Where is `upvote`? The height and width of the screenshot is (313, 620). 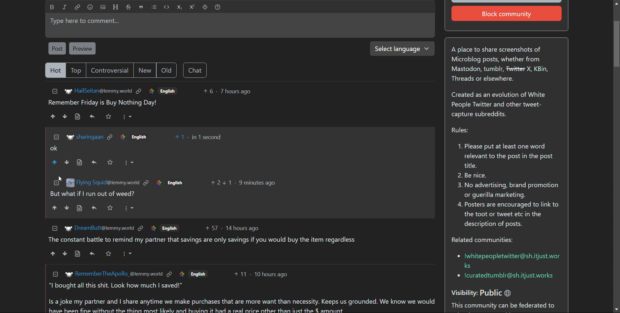
upvote is located at coordinates (55, 209).